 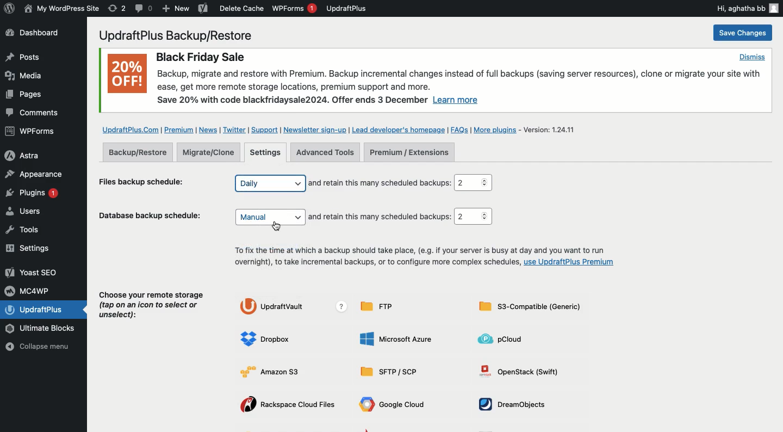 What do you see at coordinates (152, 218) in the screenshot?
I see `Database backup schedule` at bounding box center [152, 218].